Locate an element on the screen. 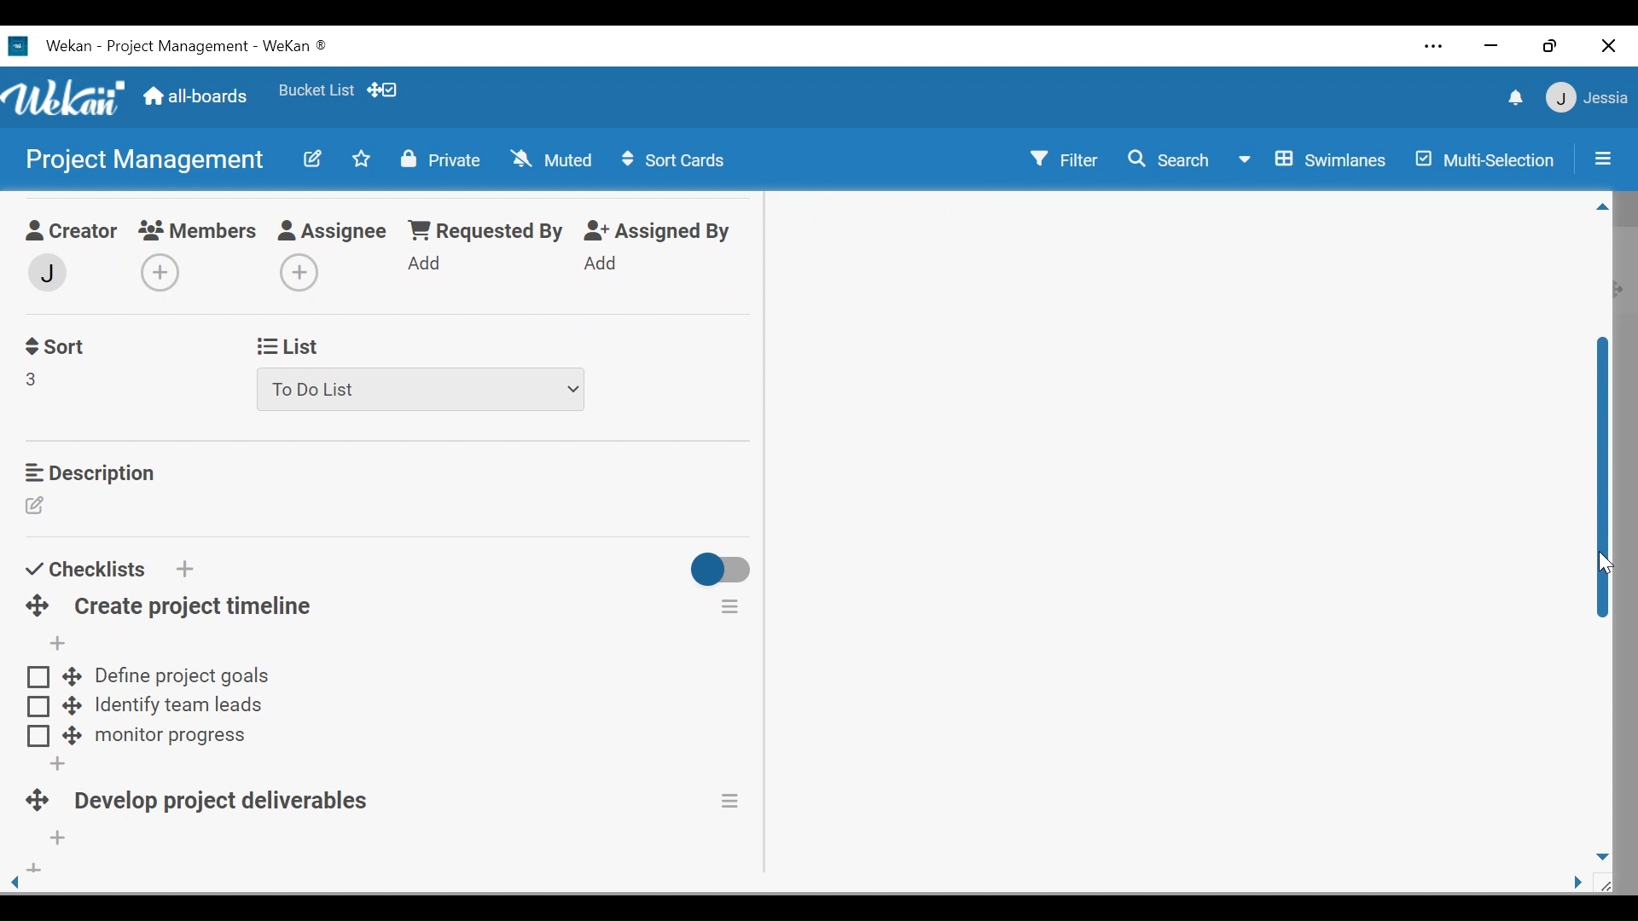  Private is located at coordinates (439, 160).